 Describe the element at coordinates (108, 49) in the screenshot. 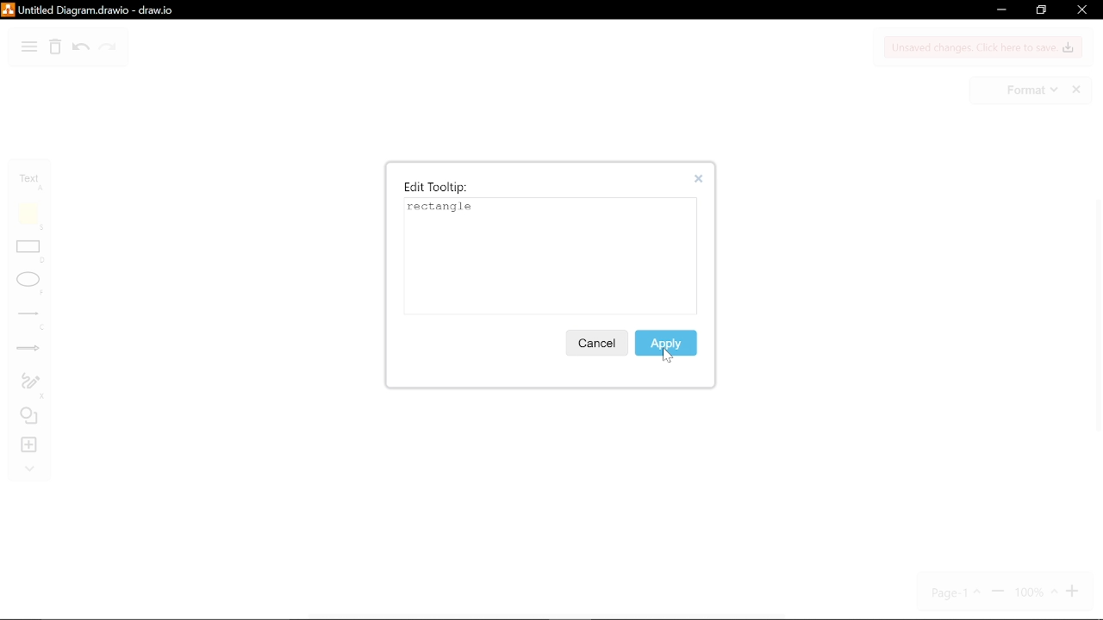

I see `redo` at that location.